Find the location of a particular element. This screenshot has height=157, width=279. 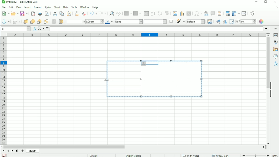

Restore down is located at coordinates (265, 3).